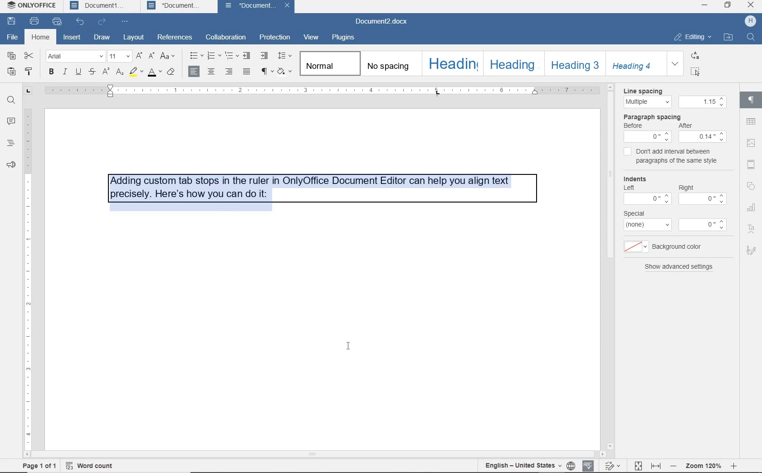  I want to click on bold, so click(52, 72).